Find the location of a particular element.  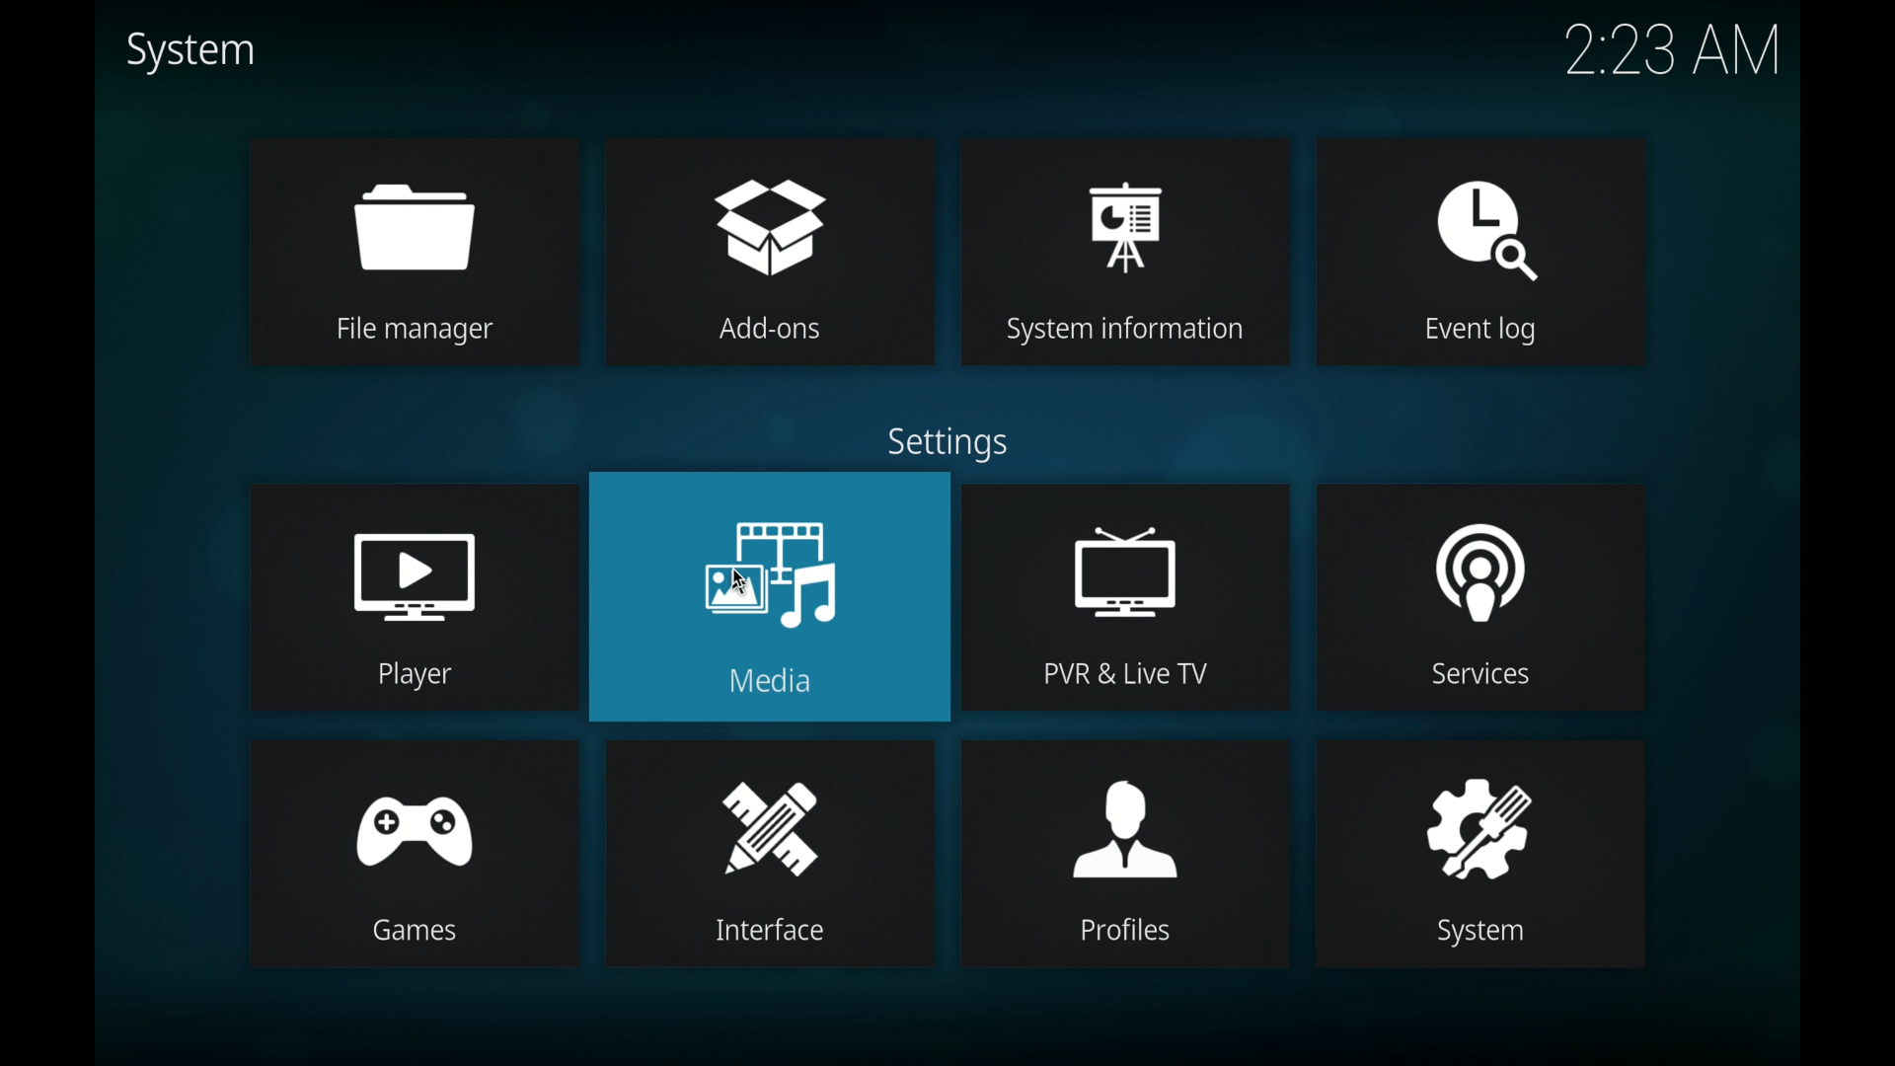

PVR & Live TV is located at coordinates (1127, 673).